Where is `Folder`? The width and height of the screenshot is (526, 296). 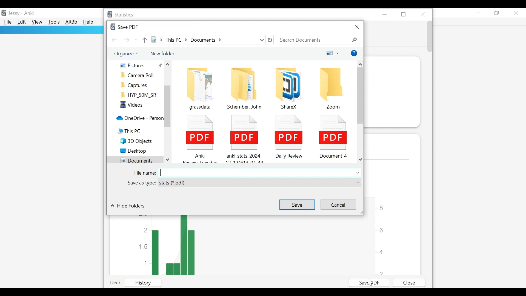
Folder is located at coordinates (333, 88).